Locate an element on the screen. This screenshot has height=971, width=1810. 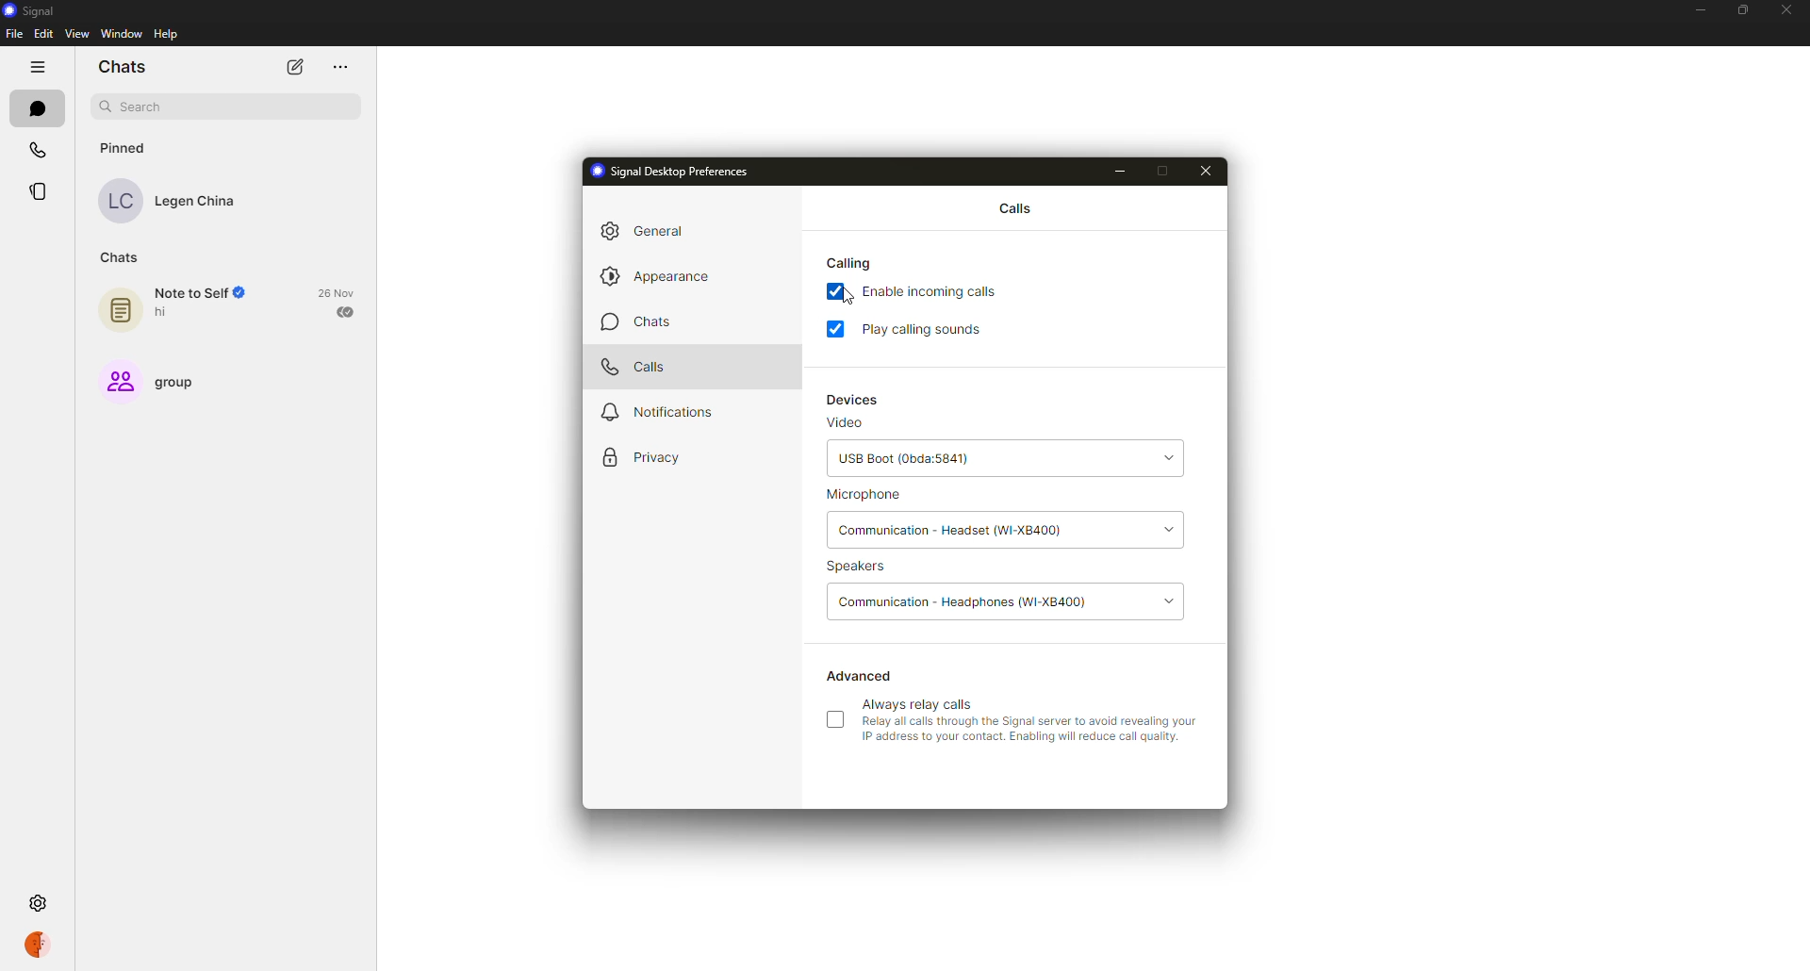
minimize is located at coordinates (1699, 10).